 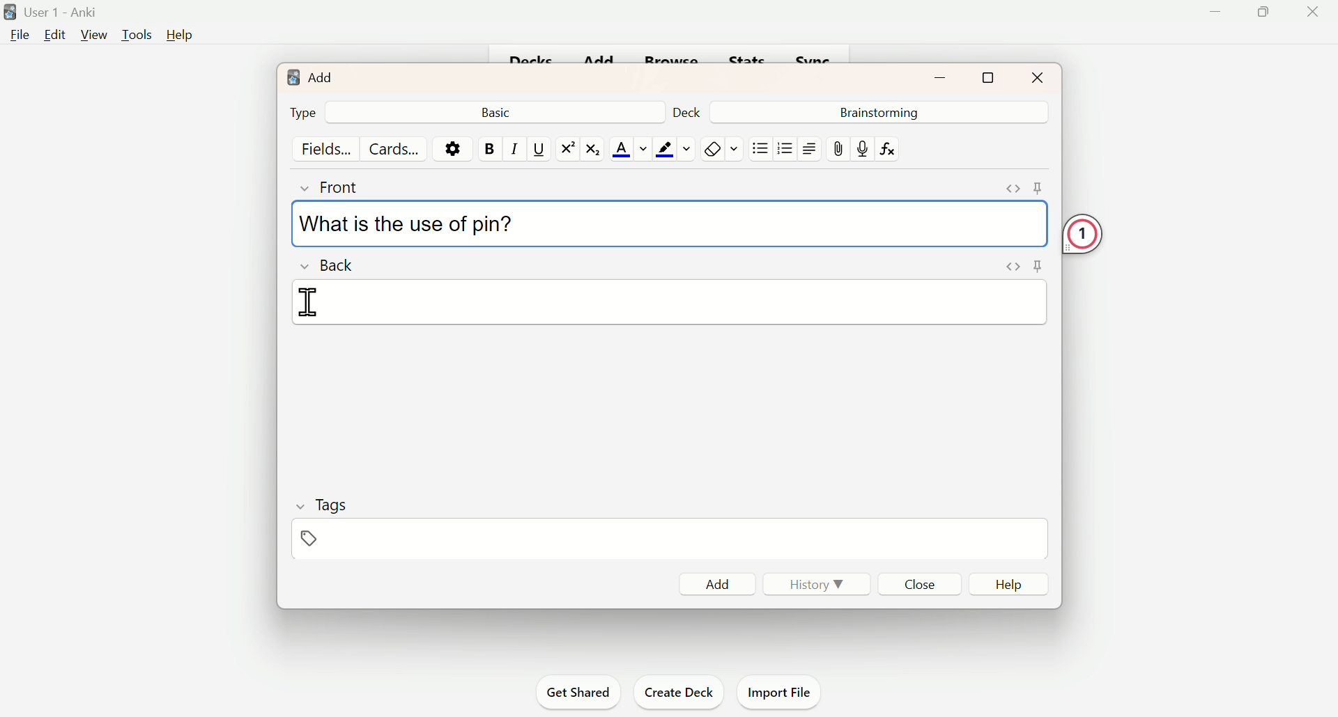 I want to click on , so click(x=835, y=148).